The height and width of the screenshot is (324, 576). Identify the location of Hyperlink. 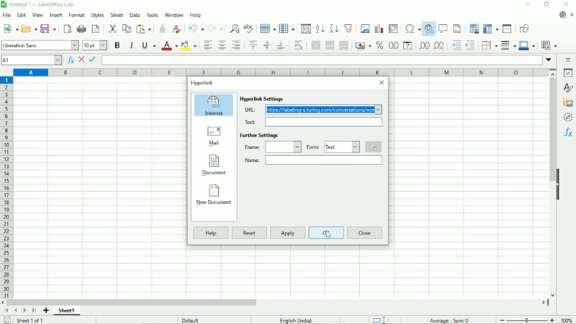
(203, 83).